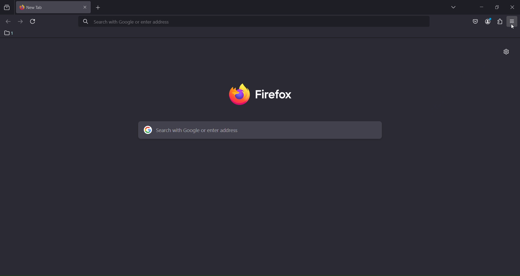  I want to click on restore down, so click(496, 8).